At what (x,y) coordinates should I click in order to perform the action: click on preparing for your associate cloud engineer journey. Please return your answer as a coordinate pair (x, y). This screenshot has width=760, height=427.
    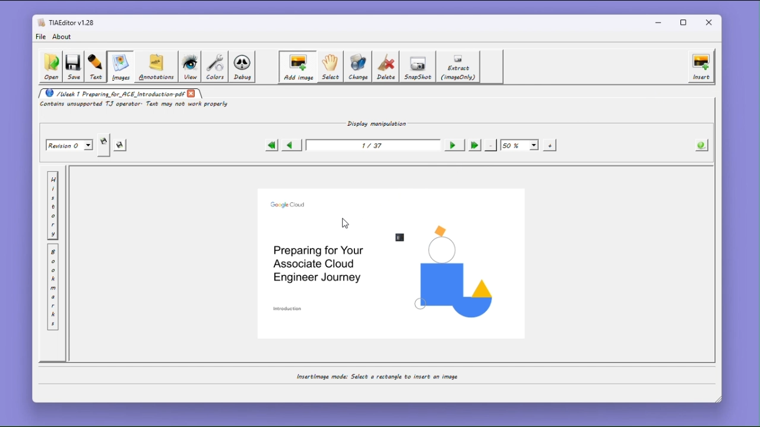
    Looking at the image, I should click on (318, 264).